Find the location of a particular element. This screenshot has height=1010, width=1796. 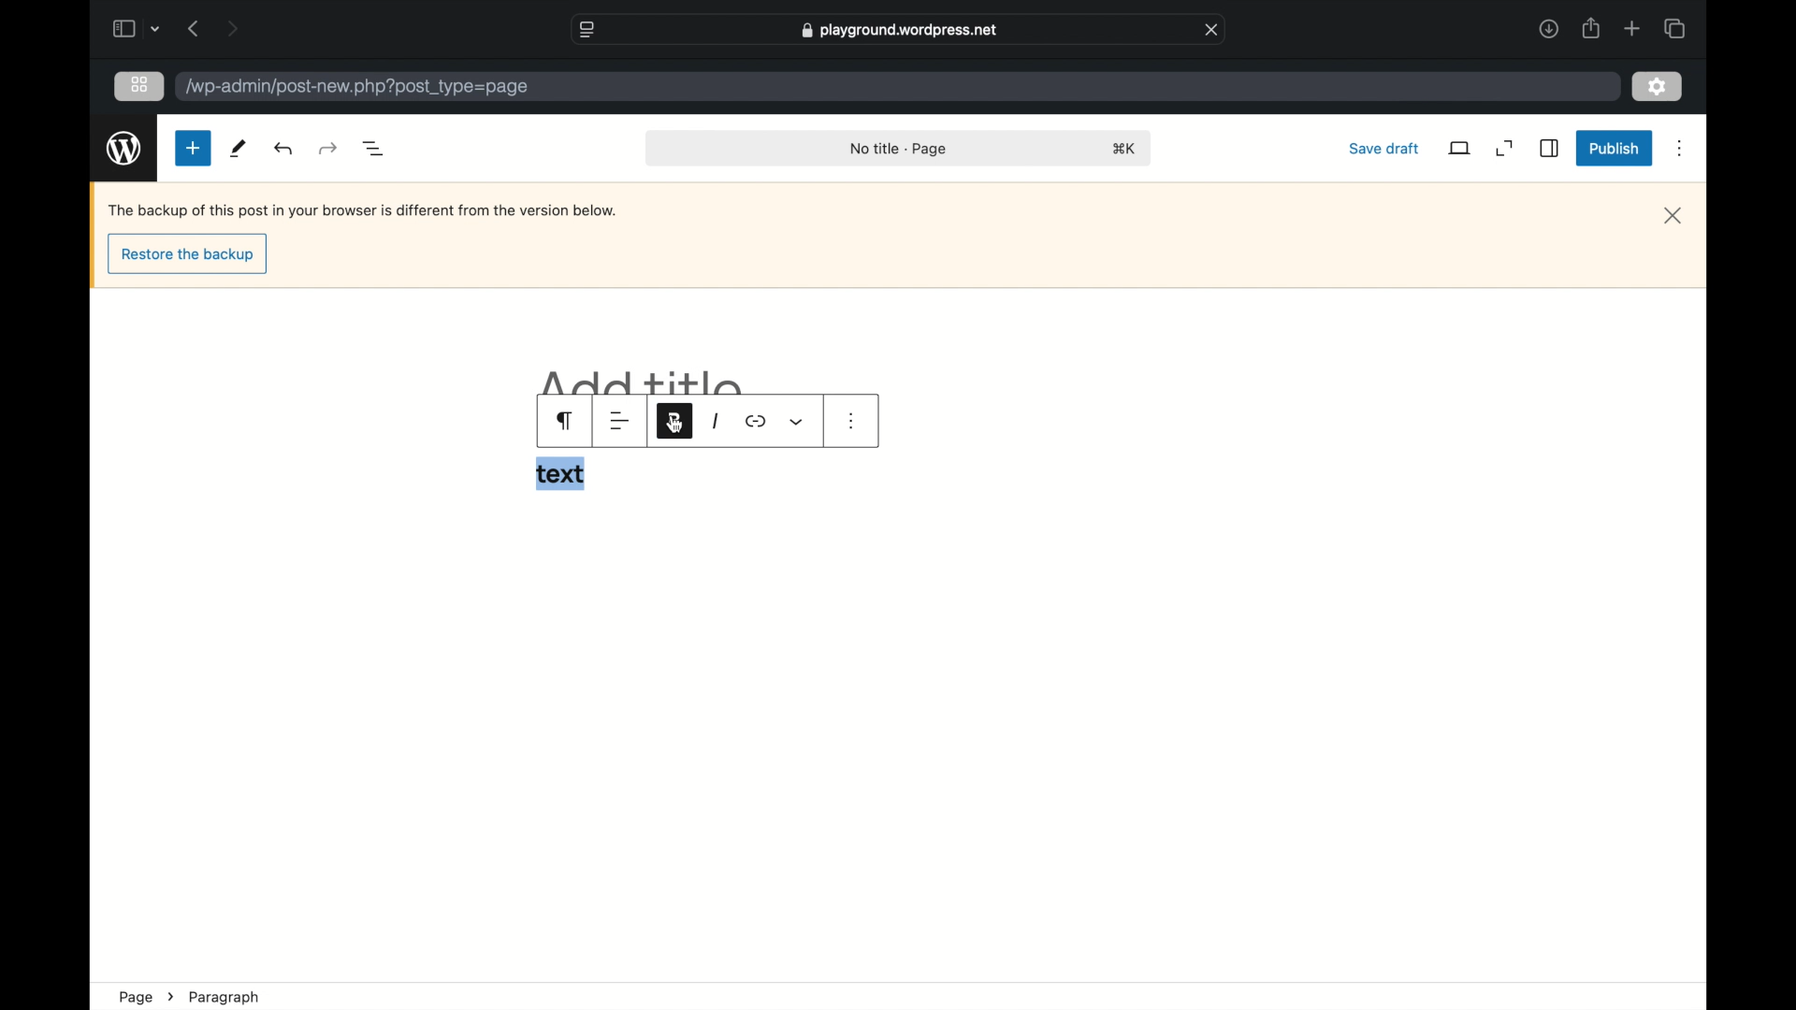

document overview is located at coordinates (372, 147).